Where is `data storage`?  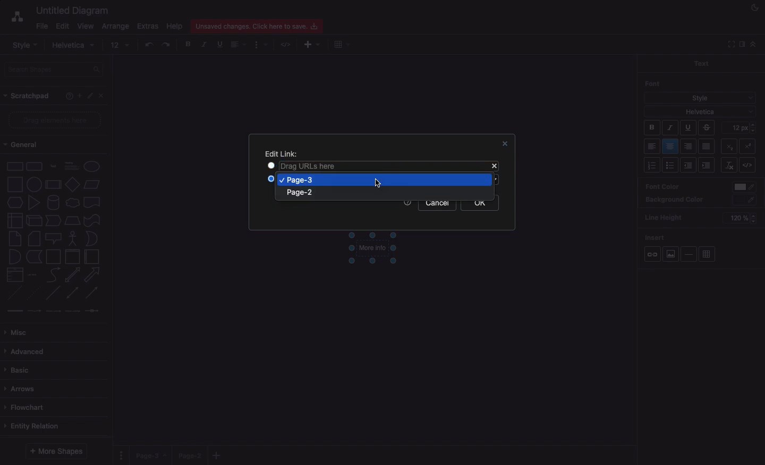
data storage is located at coordinates (35, 257).